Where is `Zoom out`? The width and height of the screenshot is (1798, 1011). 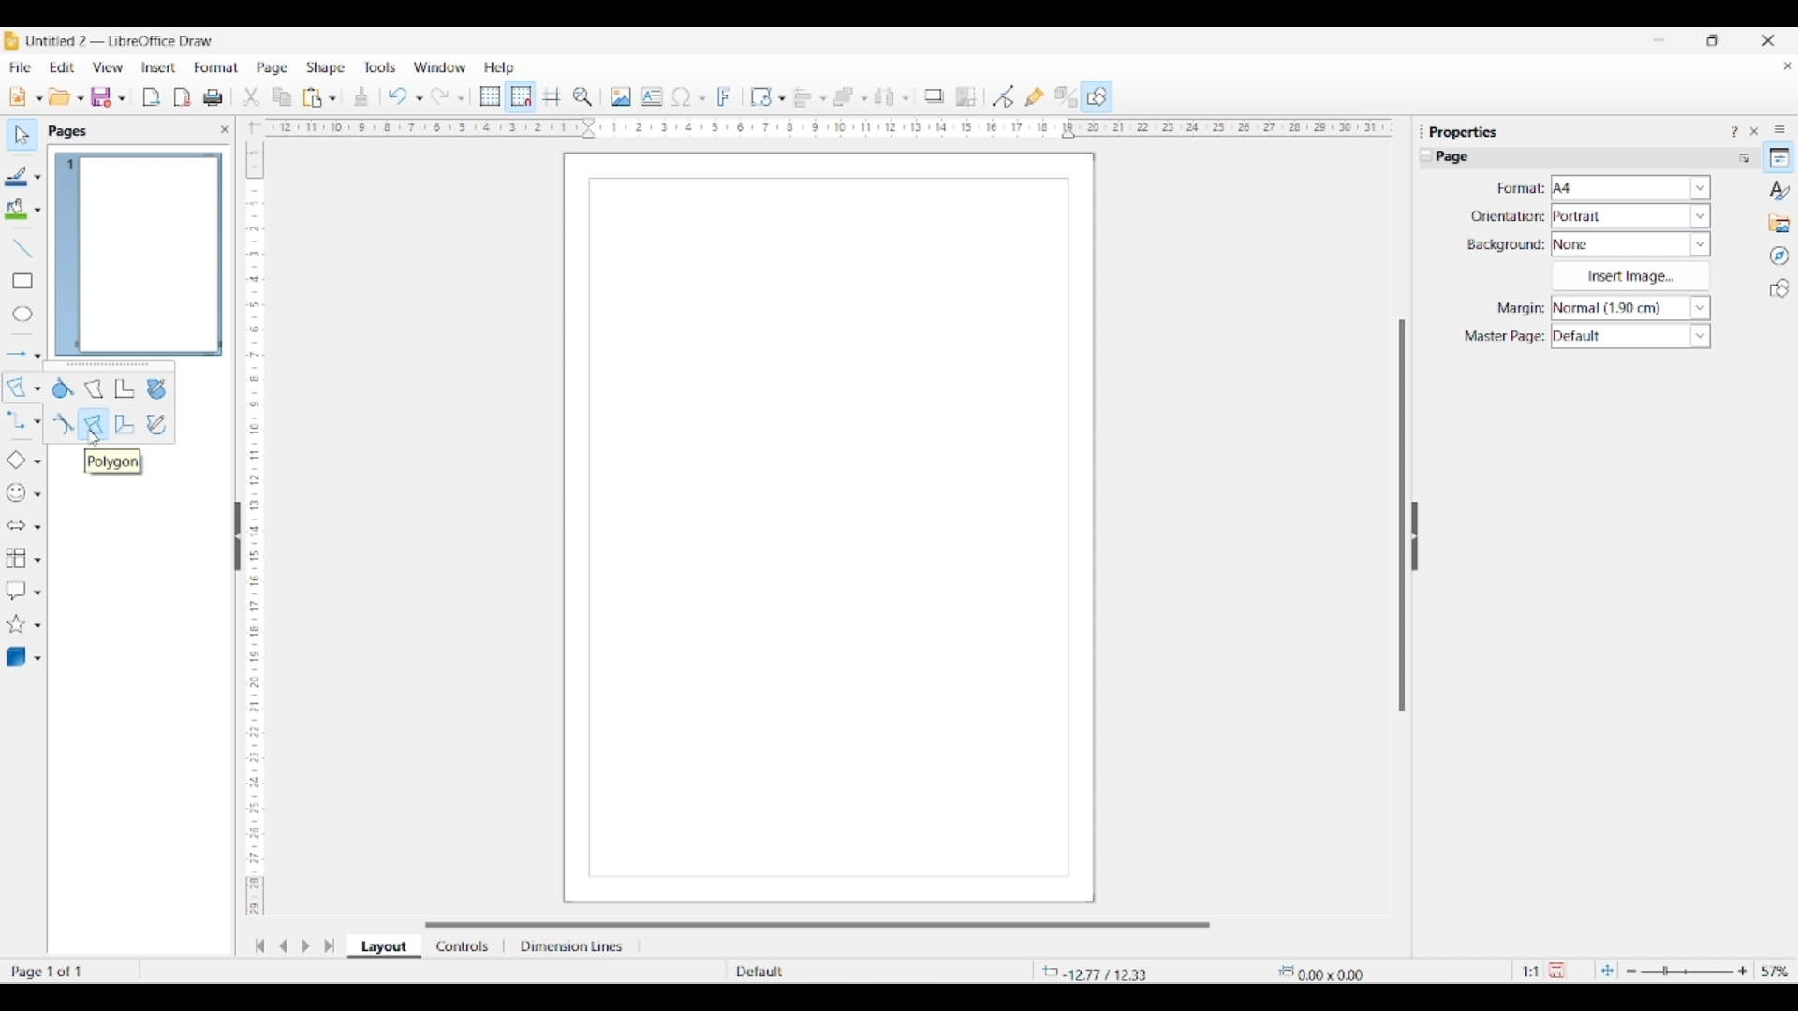 Zoom out is located at coordinates (1631, 972).